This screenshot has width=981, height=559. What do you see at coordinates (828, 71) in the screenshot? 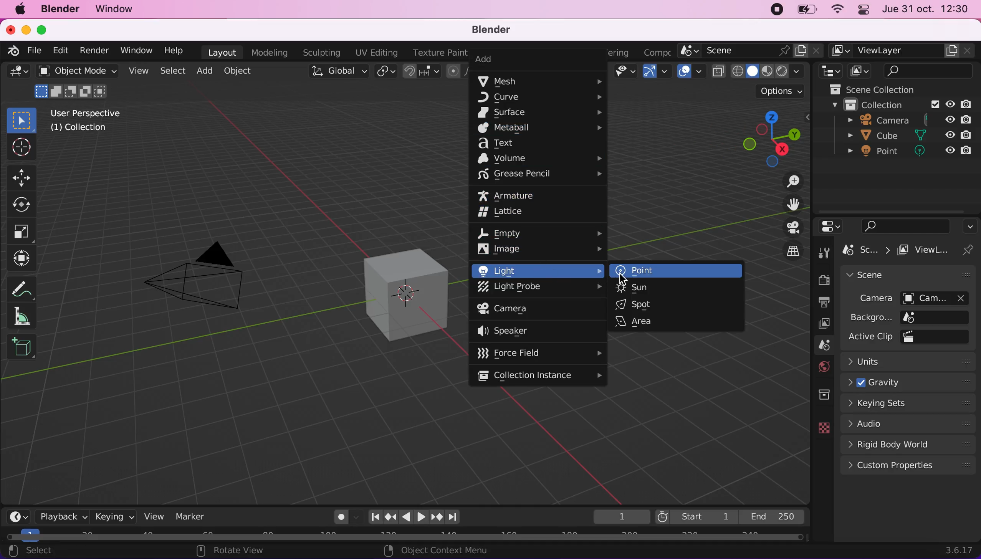
I see `editor type` at bounding box center [828, 71].